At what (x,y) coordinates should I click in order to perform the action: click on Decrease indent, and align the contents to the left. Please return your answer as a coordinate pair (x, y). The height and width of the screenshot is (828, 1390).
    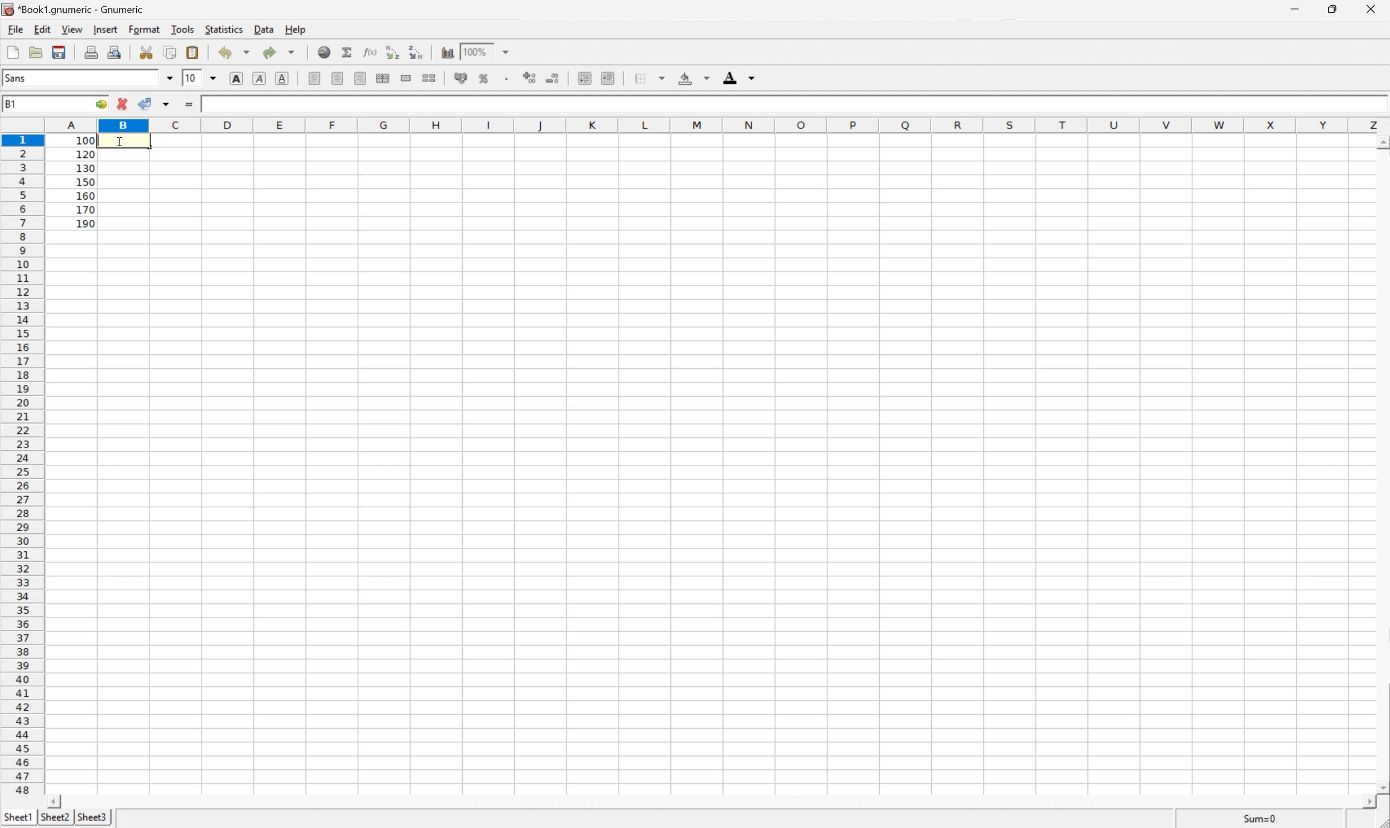
    Looking at the image, I should click on (584, 78).